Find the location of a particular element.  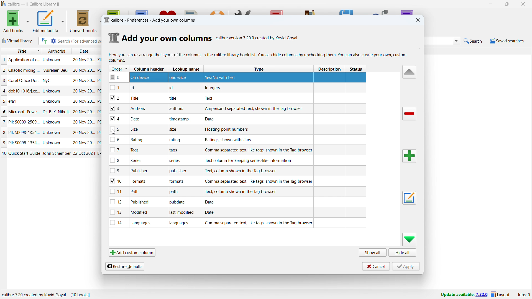

date is located at coordinates (84, 122).